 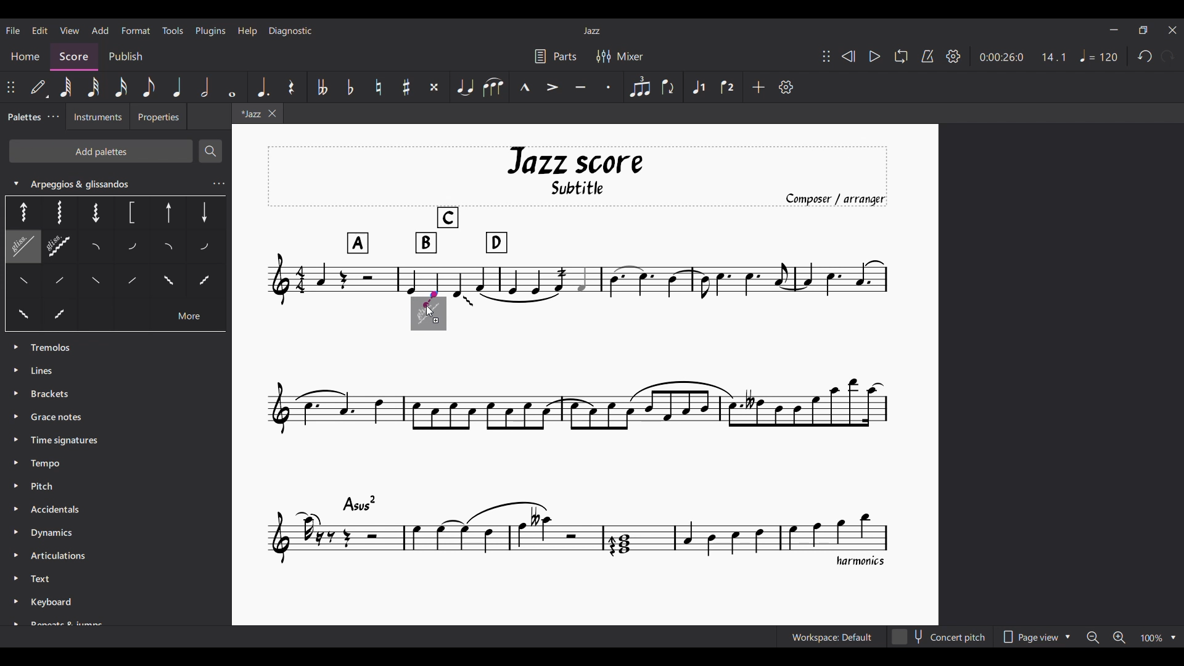 I want to click on Whole note, so click(x=232, y=87).